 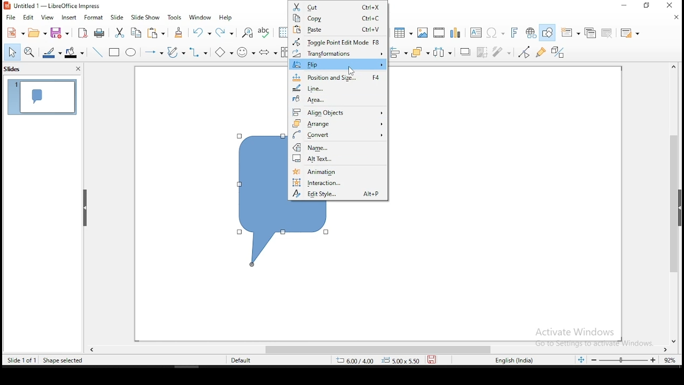 What do you see at coordinates (339, 76) in the screenshot?
I see `position and size` at bounding box center [339, 76].